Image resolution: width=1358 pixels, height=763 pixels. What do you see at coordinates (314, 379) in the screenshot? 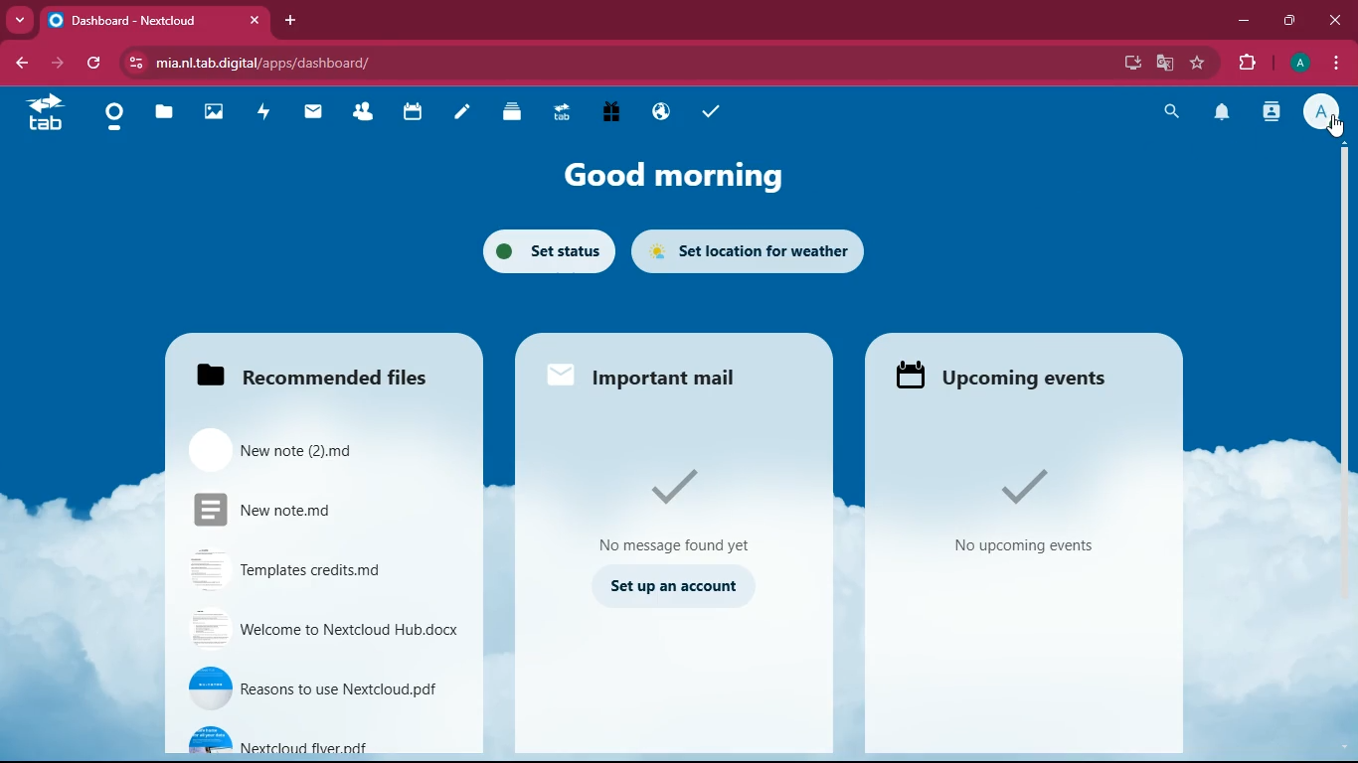
I see `Recommended files` at bounding box center [314, 379].